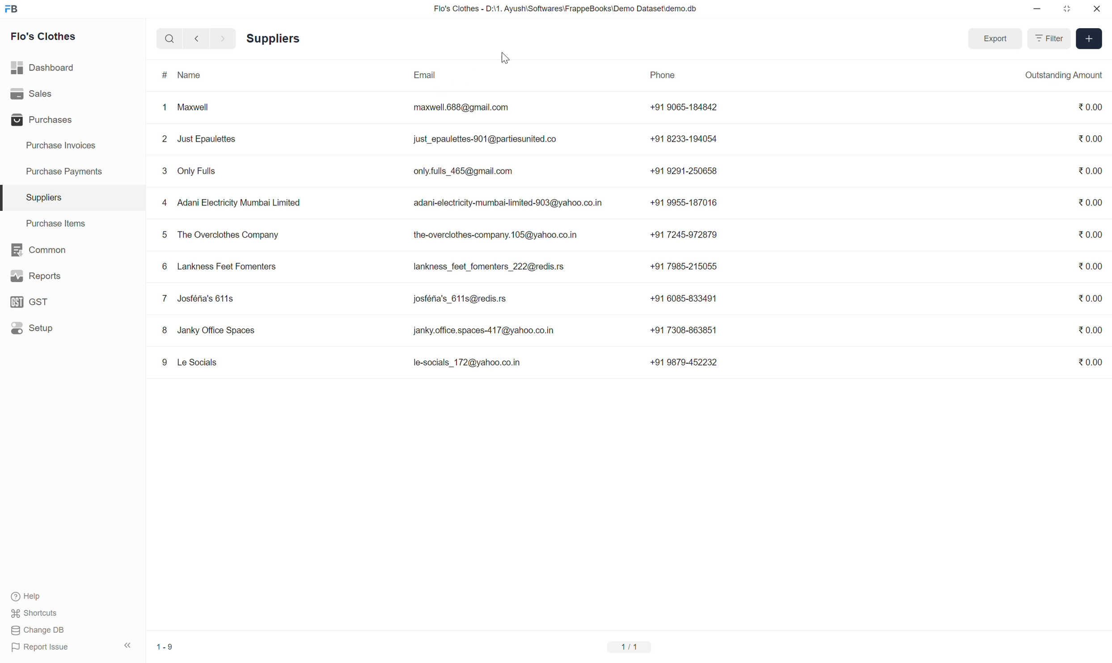 The image size is (1112, 663). I want to click on Dashboard, so click(46, 68).